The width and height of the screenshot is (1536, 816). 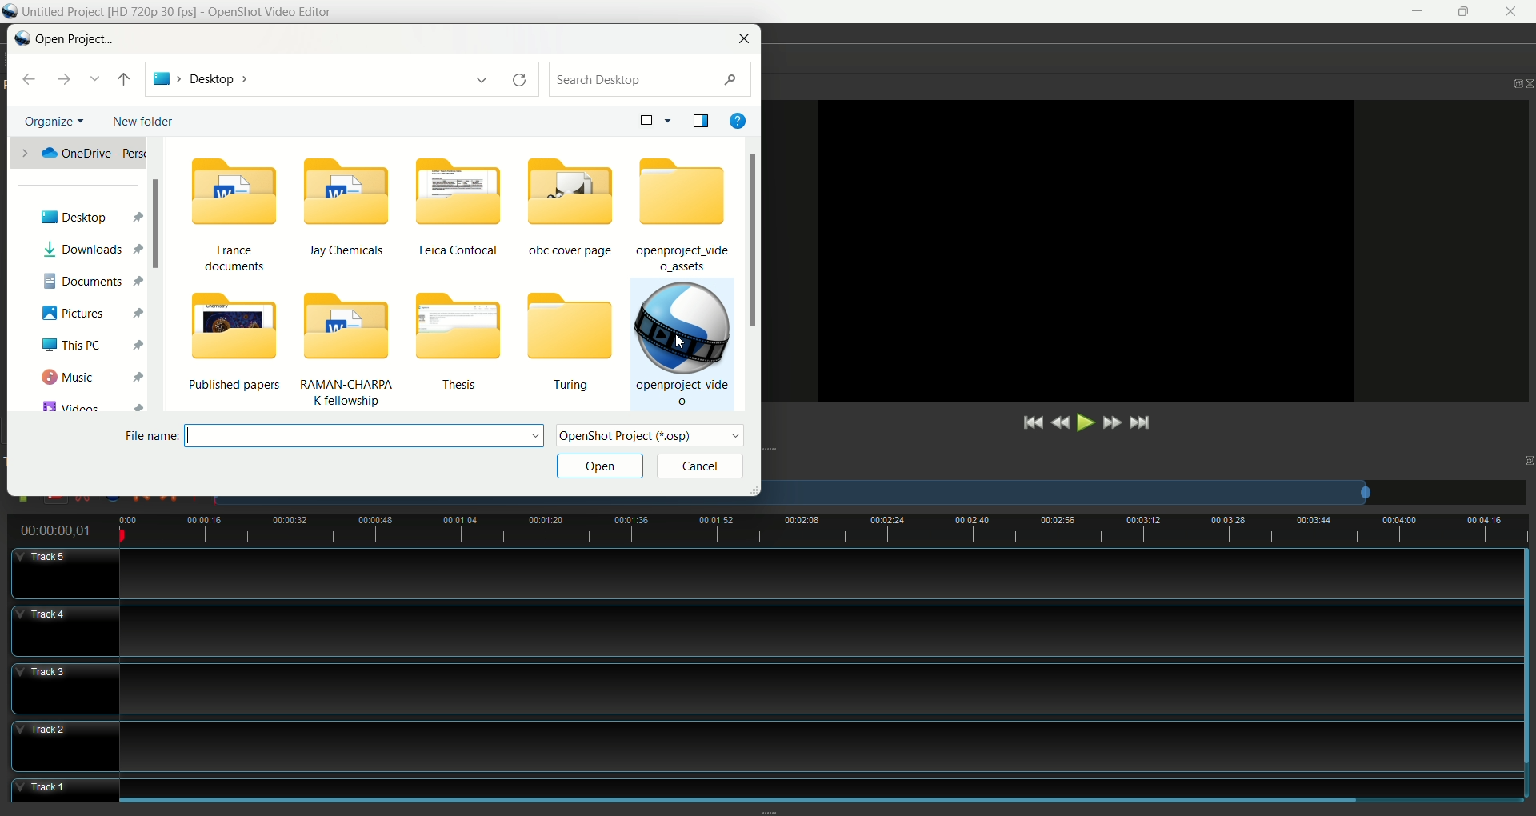 What do you see at coordinates (1030, 424) in the screenshot?
I see `jump to start` at bounding box center [1030, 424].